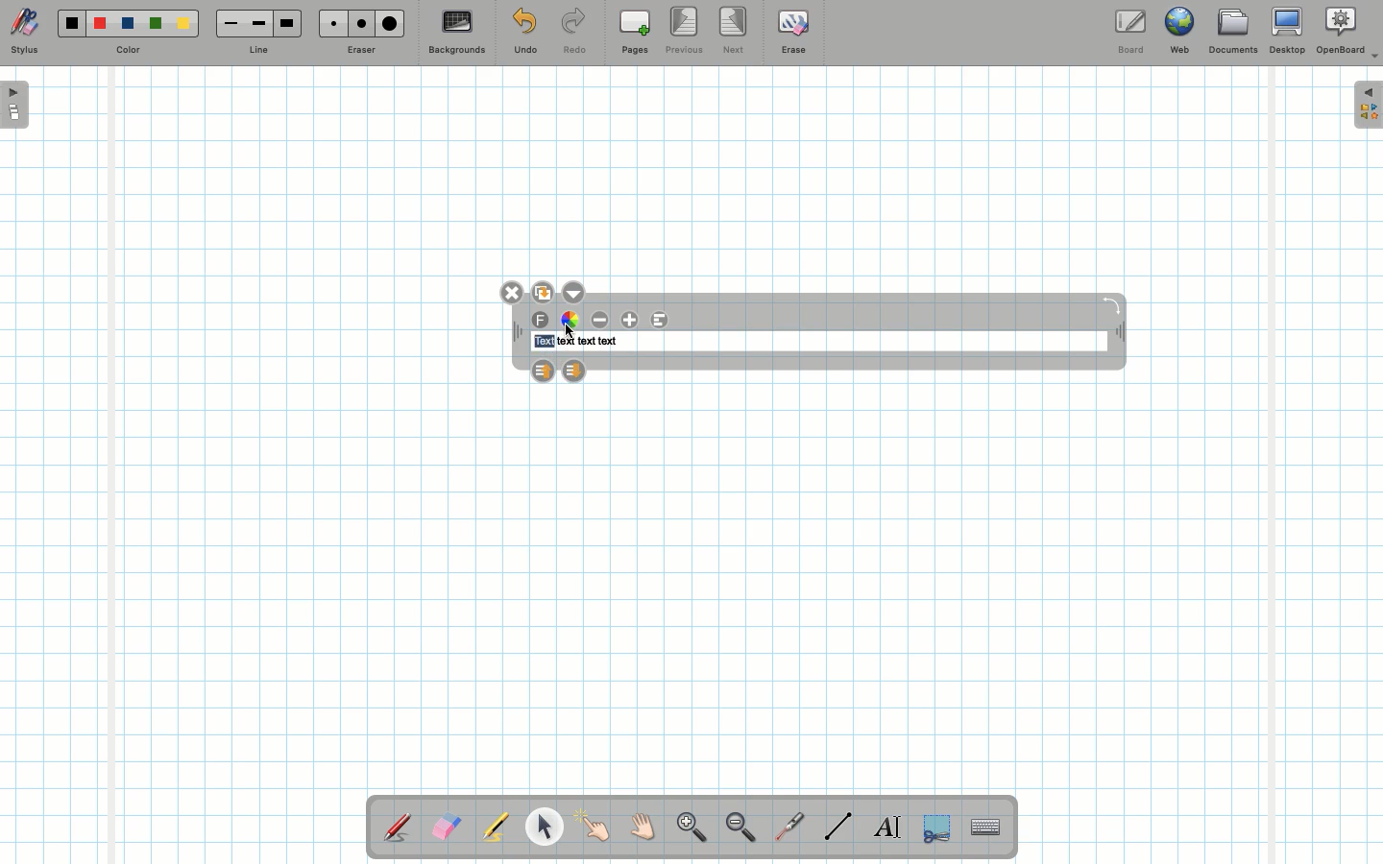  What do you see at coordinates (1347, 31) in the screenshot?
I see `OpenBoard` at bounding box center [1347, 31].